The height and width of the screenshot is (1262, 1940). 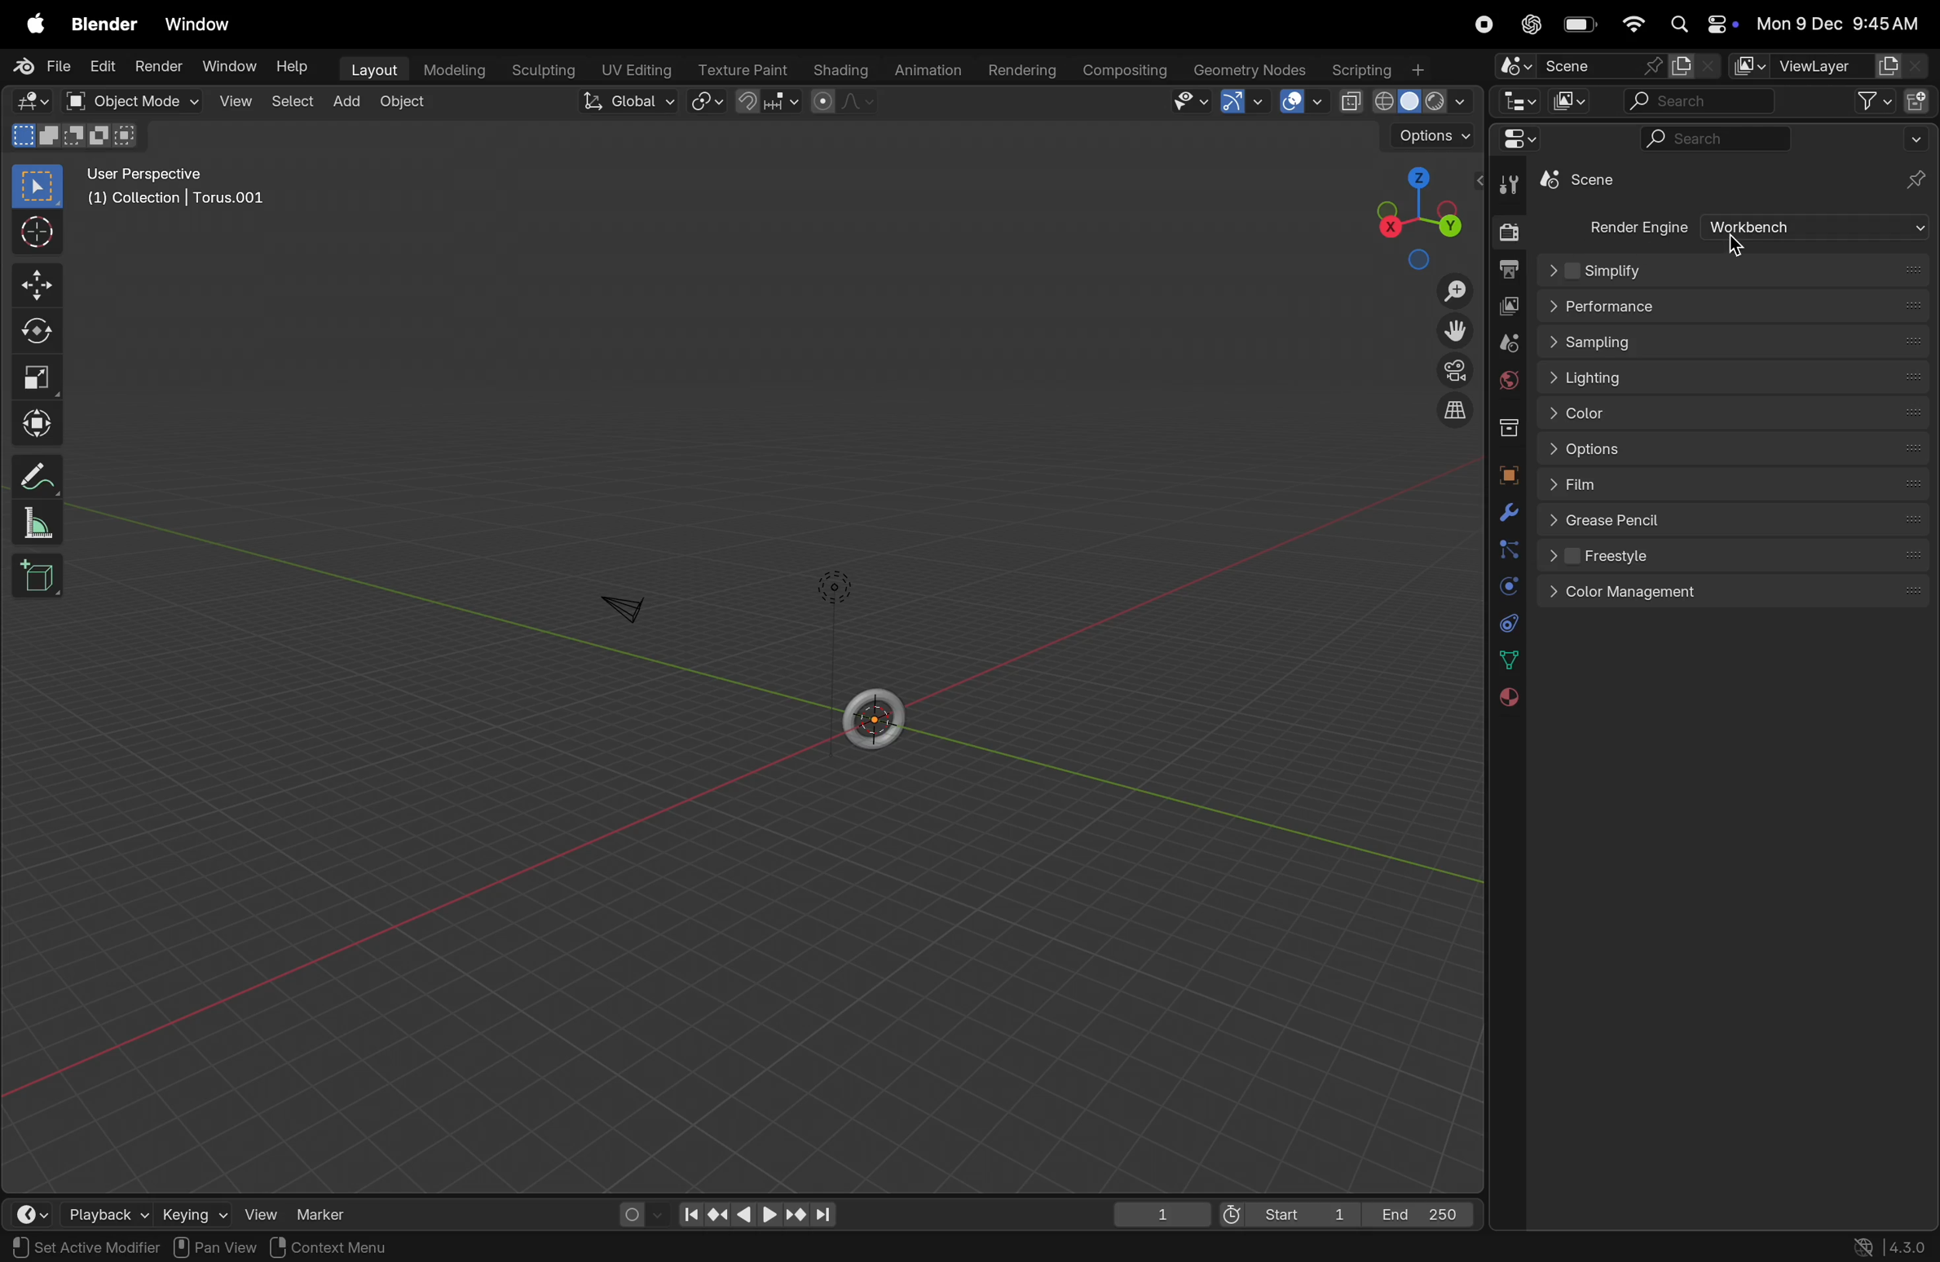 I want to click on Annotate, so click(x=39, y=475).